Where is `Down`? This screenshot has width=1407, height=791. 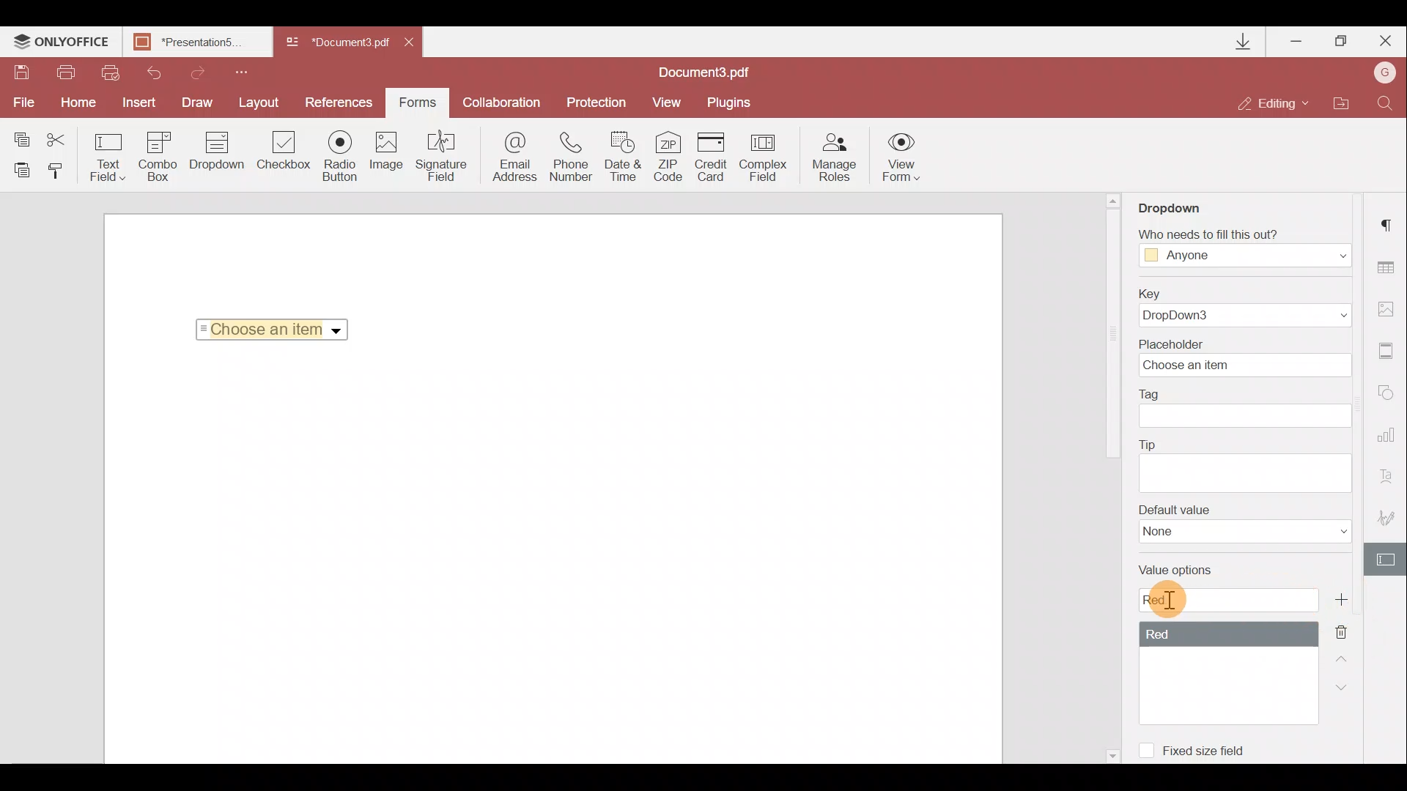
Down is located at coordinates (1338, 687).